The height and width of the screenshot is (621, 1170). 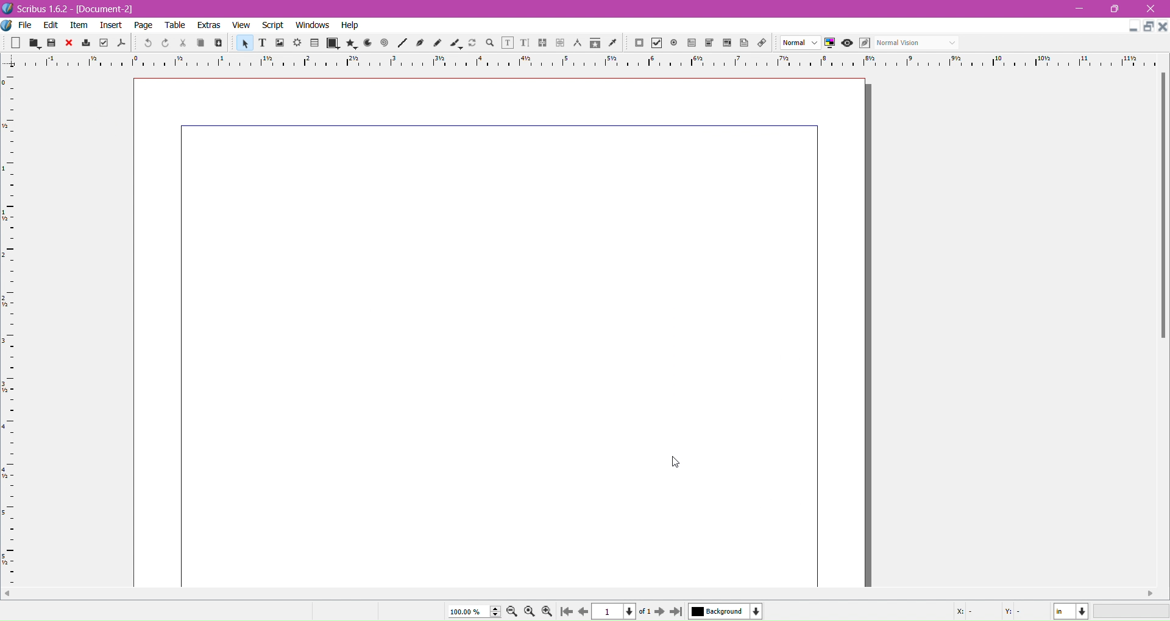 I want to click on previous, so click(x=583, y=613).